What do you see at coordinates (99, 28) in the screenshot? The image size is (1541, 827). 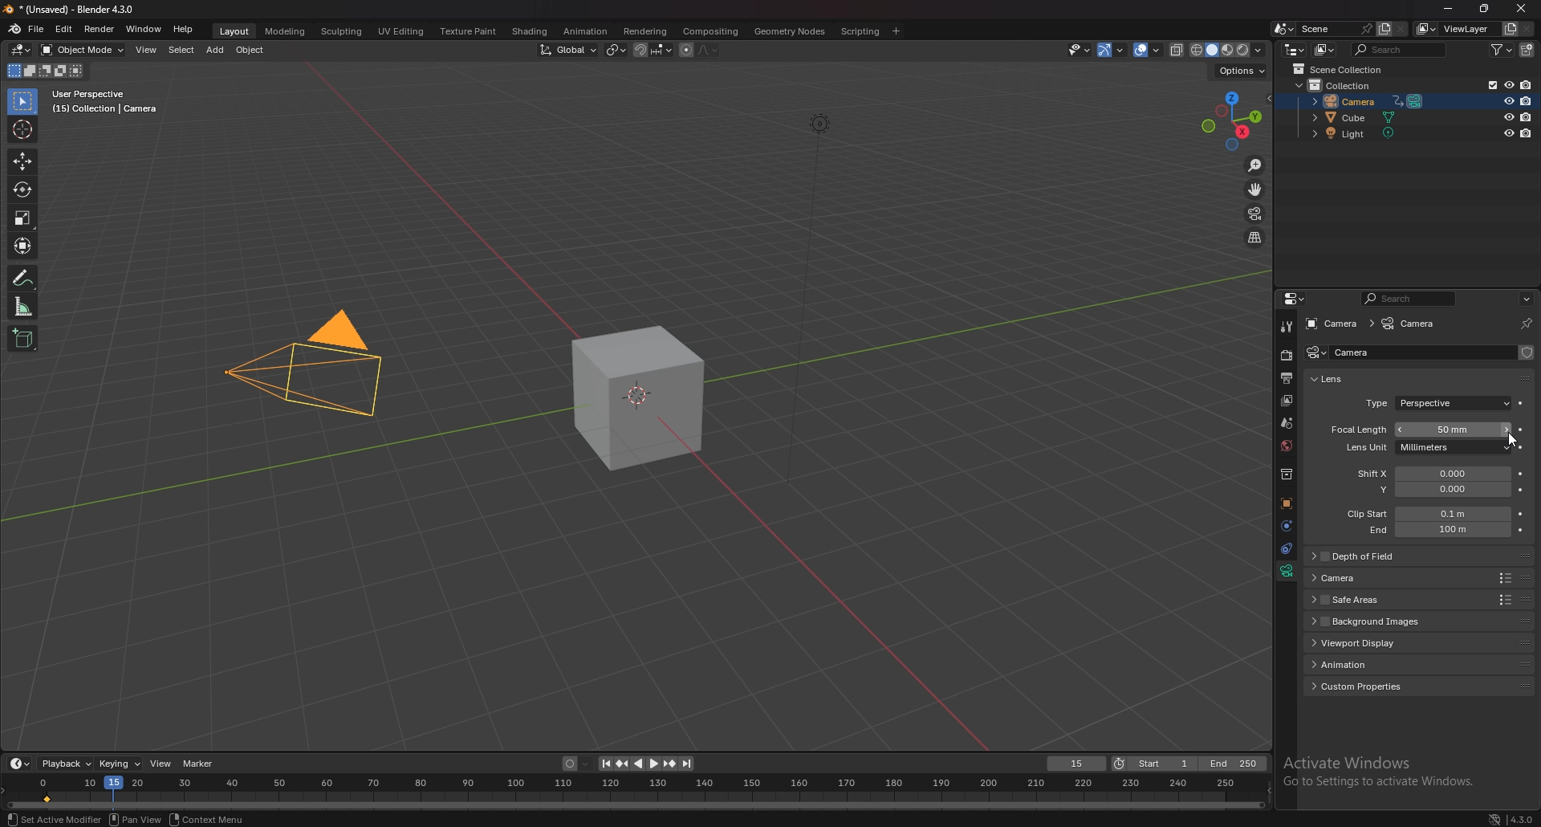 I see `render` at bounding box center [99, 28].